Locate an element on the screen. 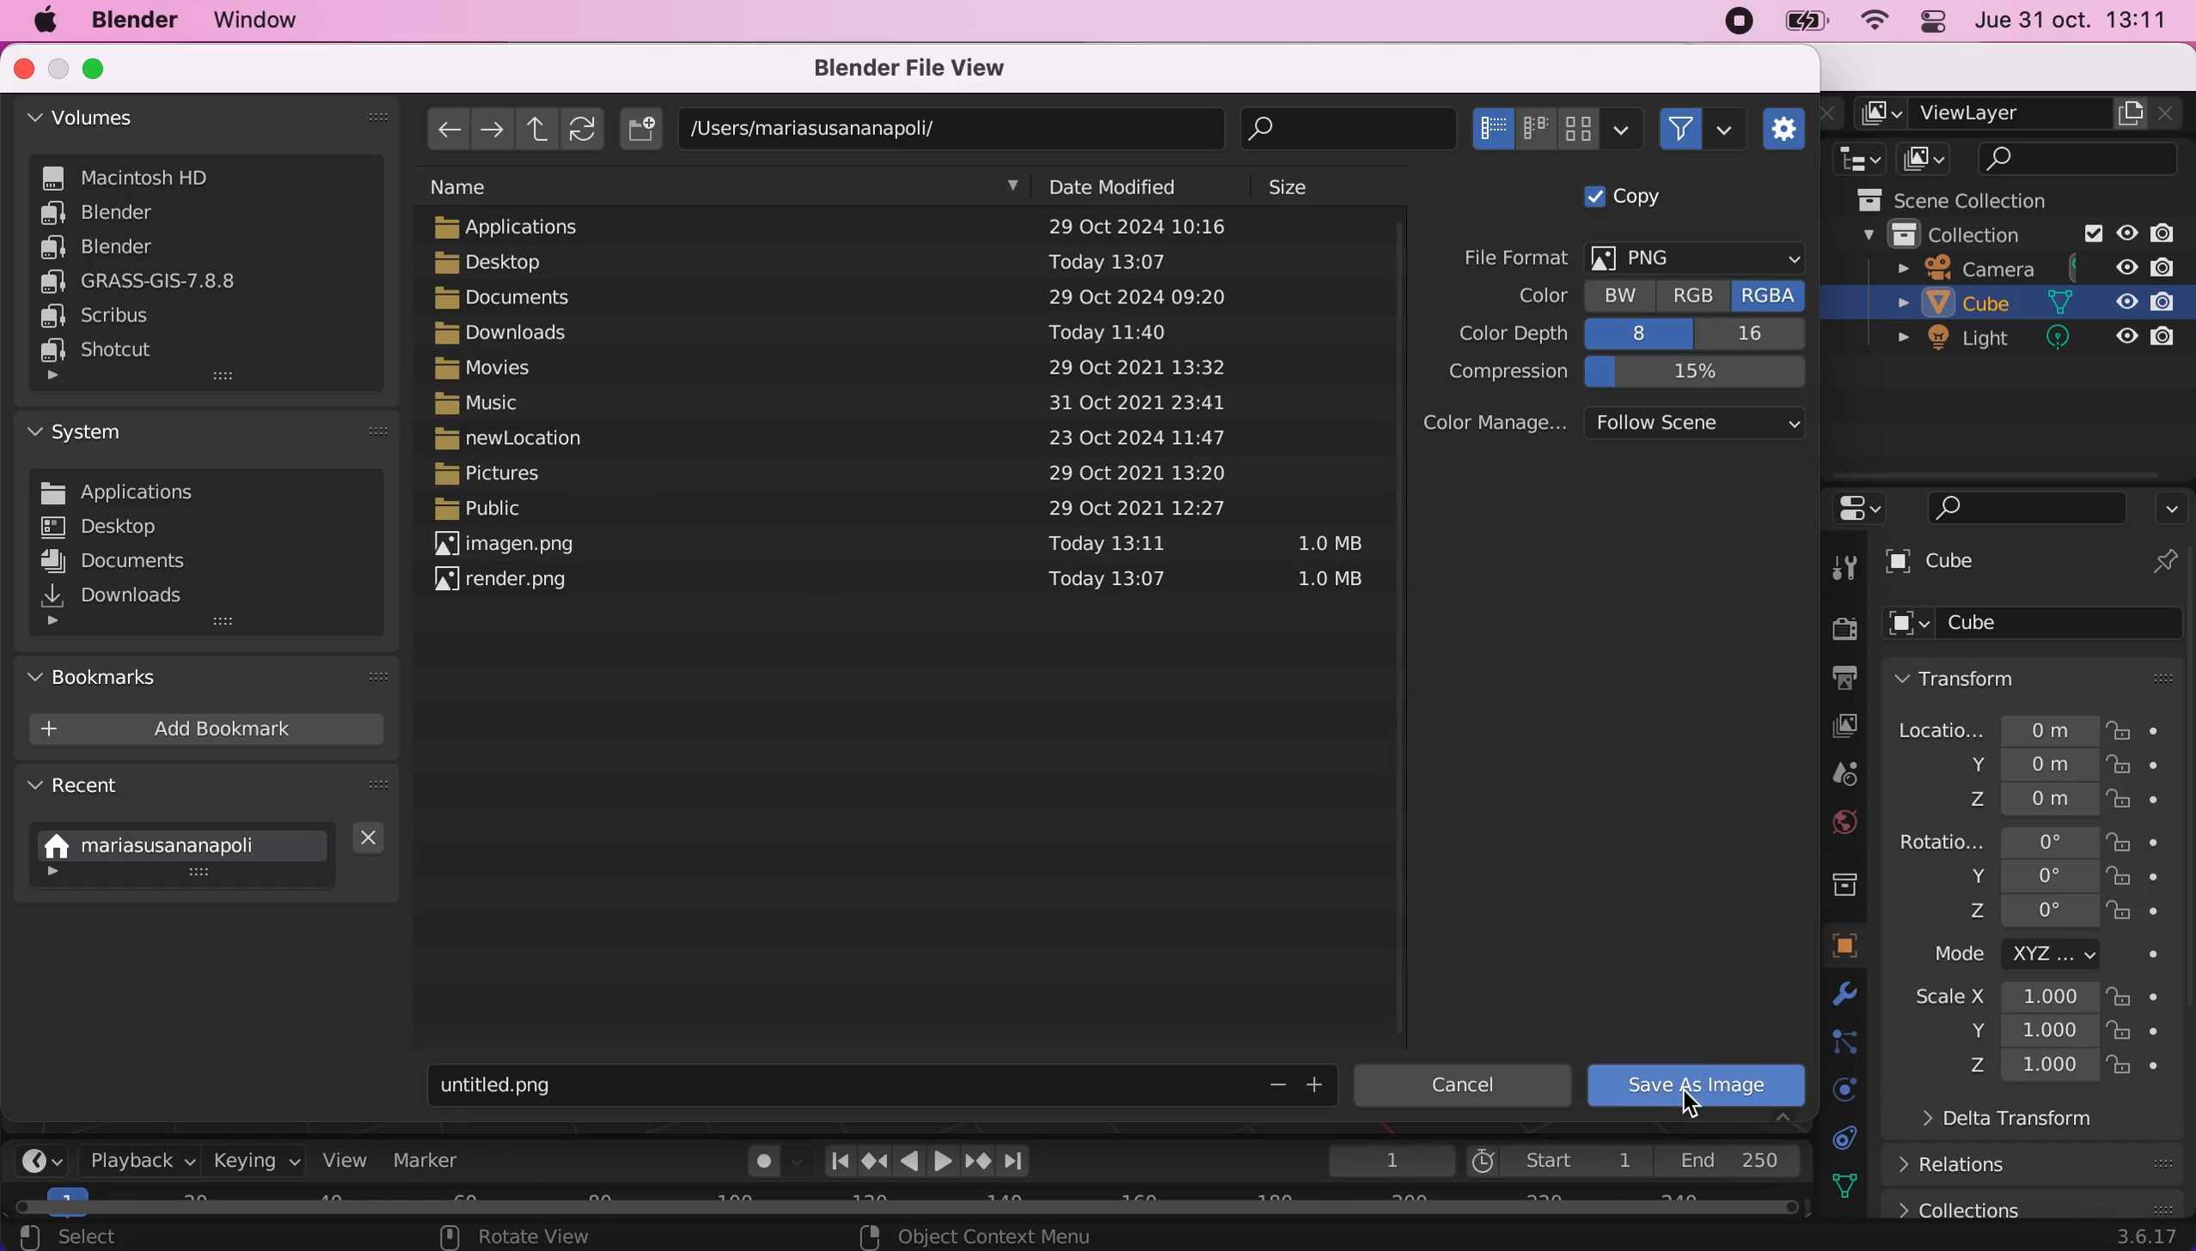 This screenshot has width=2196, height=1251. options is located at coordinates (2171, 508).